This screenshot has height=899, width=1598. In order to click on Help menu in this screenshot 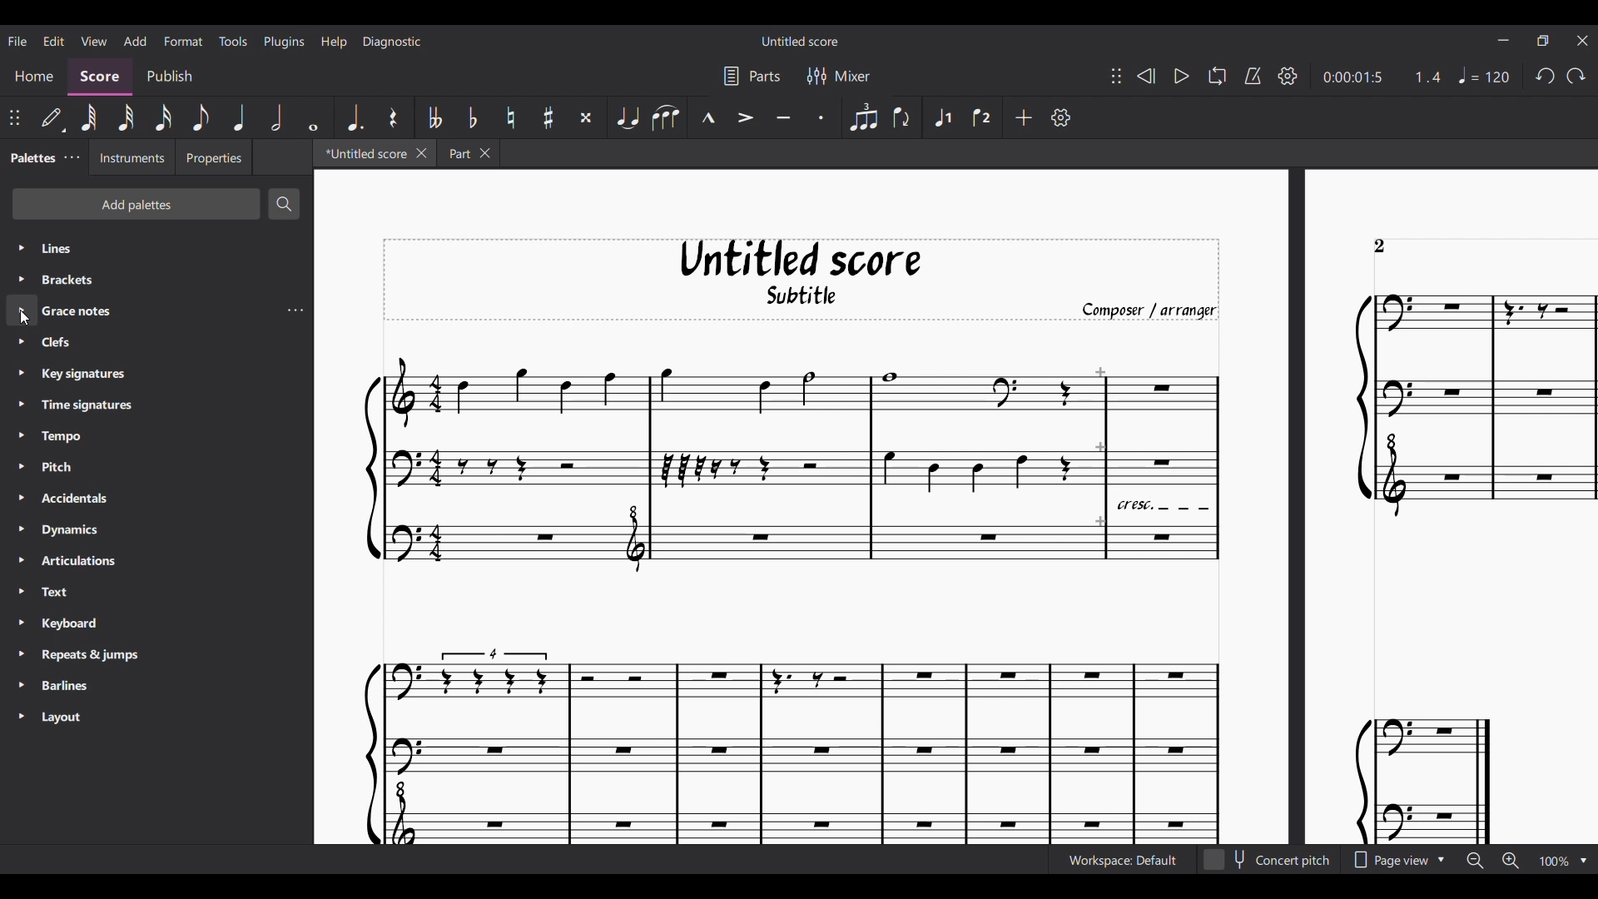, I will do `click(335, 42)`.